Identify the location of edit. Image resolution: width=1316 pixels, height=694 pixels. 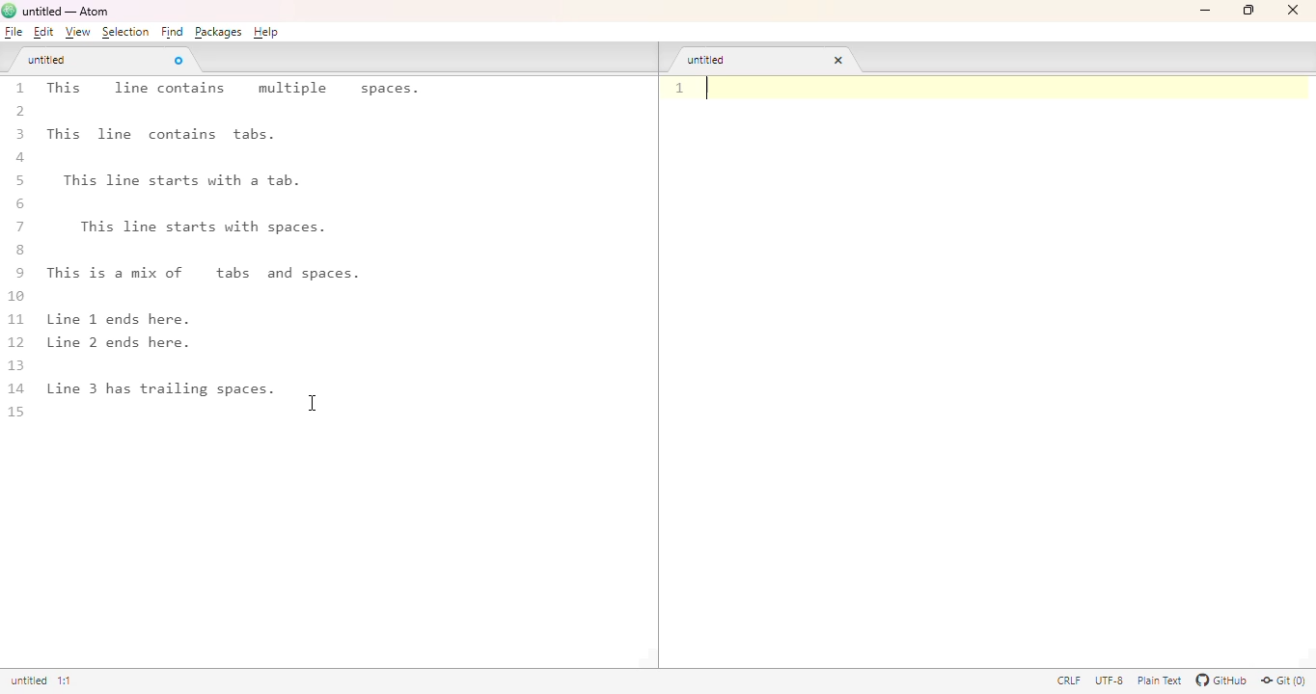
(43, 32).